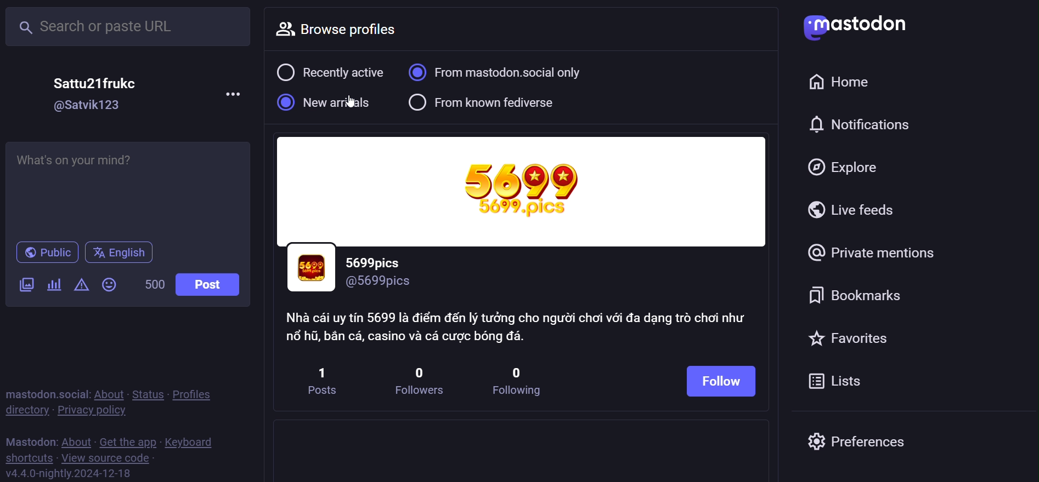 Image resolution: width=1039 pixels, height=482 pixels. What do you see at coordinates (25, 285) in the screenshot?
I see `image/video` at bounding box center [25, 285].